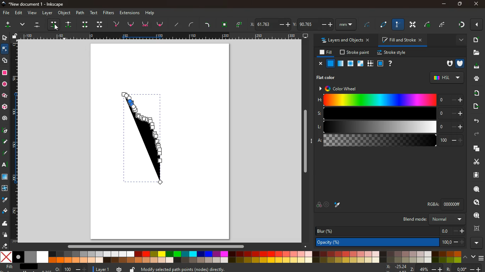  Describe the element at coordinates (474, 120) in the screenshot. I see `back` at that location.